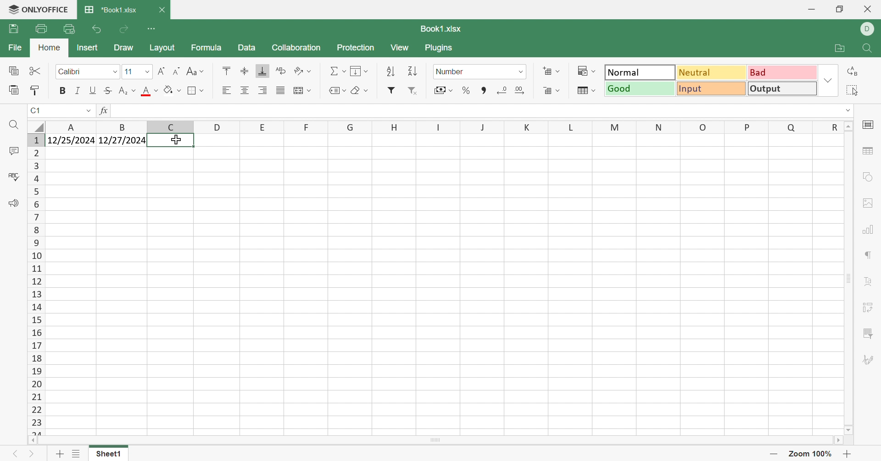 The width and height of the screenshot is (881, 461). What do you see at coordinates (553, 71) in the screenshot?
I see `Insert cells` at bounding box center [553, 71].